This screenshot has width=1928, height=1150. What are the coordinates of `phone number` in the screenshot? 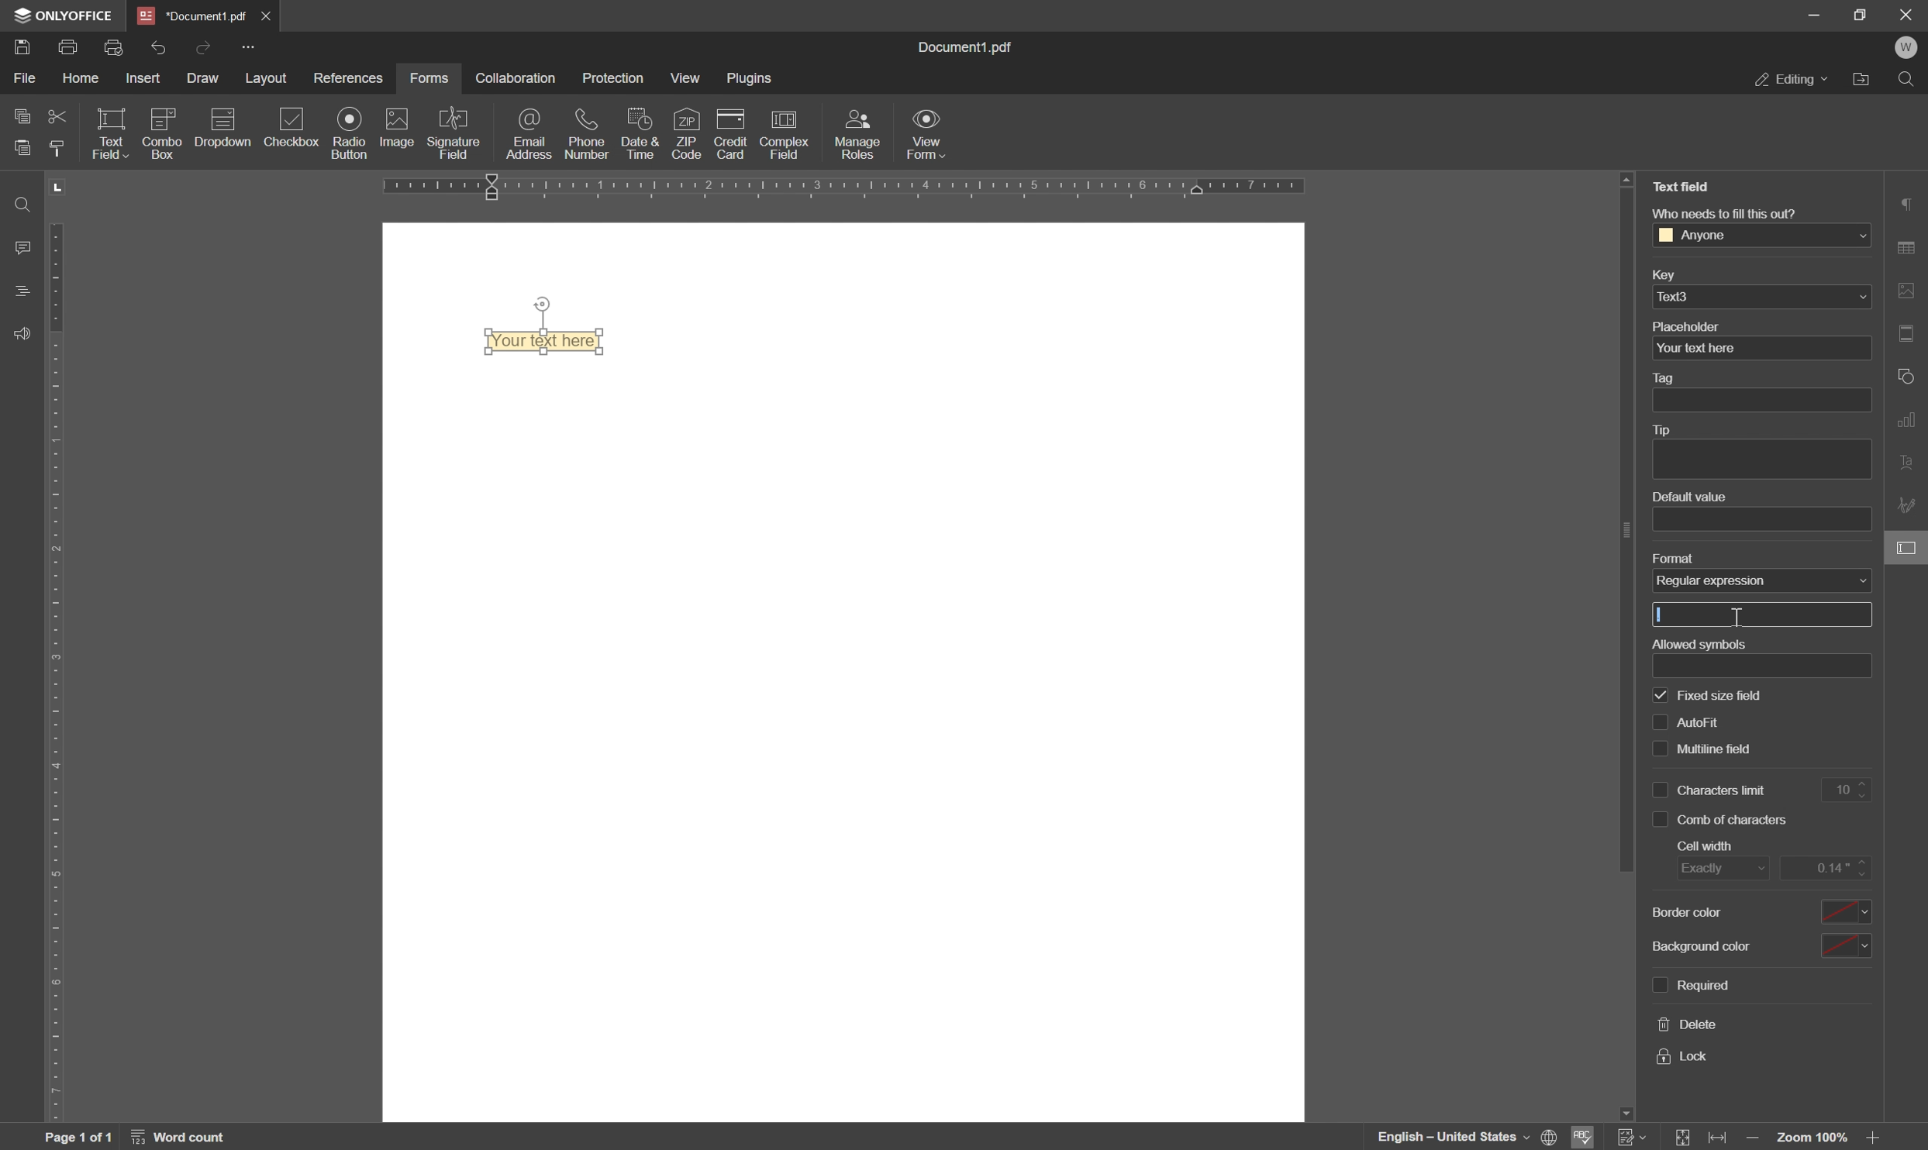 It's located at (589, 133).